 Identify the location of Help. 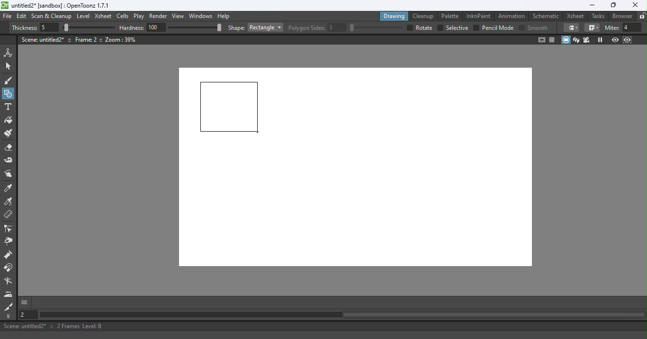
(225, 16).